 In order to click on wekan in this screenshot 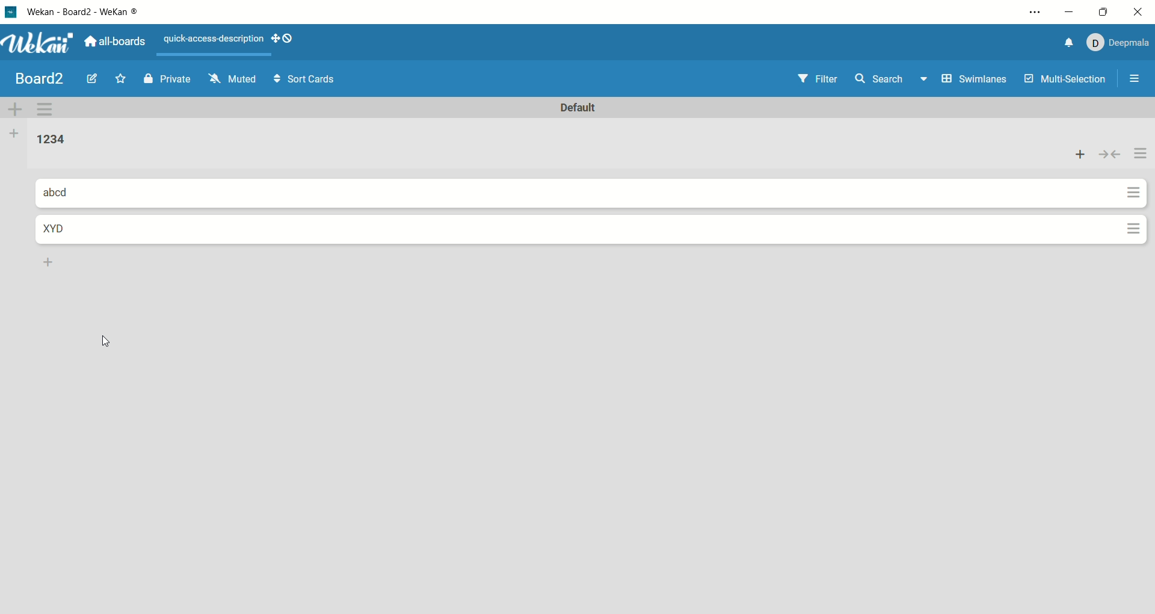, I will do `click(41, 43)`.